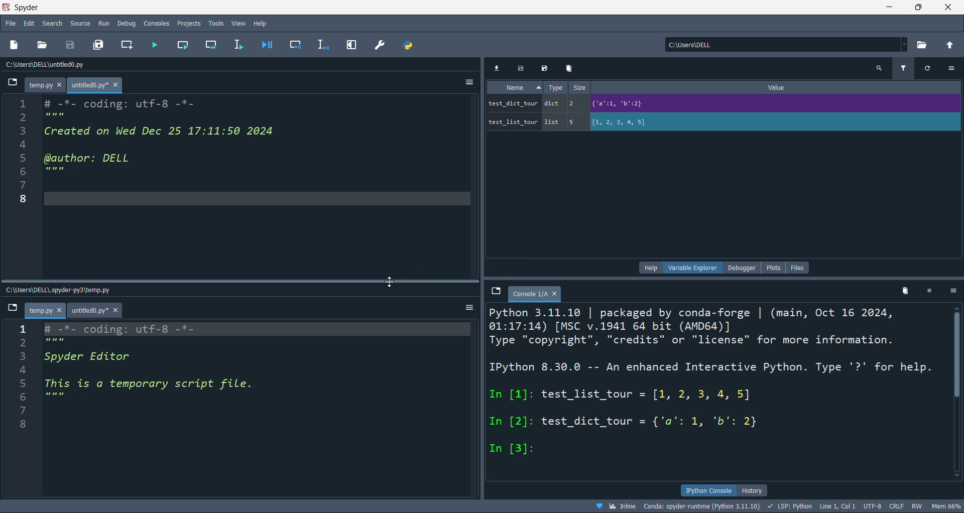 Image resolution: width=964 pixels, height=513 pixels. What do you see at coordinates (28, 184) in the screenshot?
I see `7` at bounding box center [28, 184].